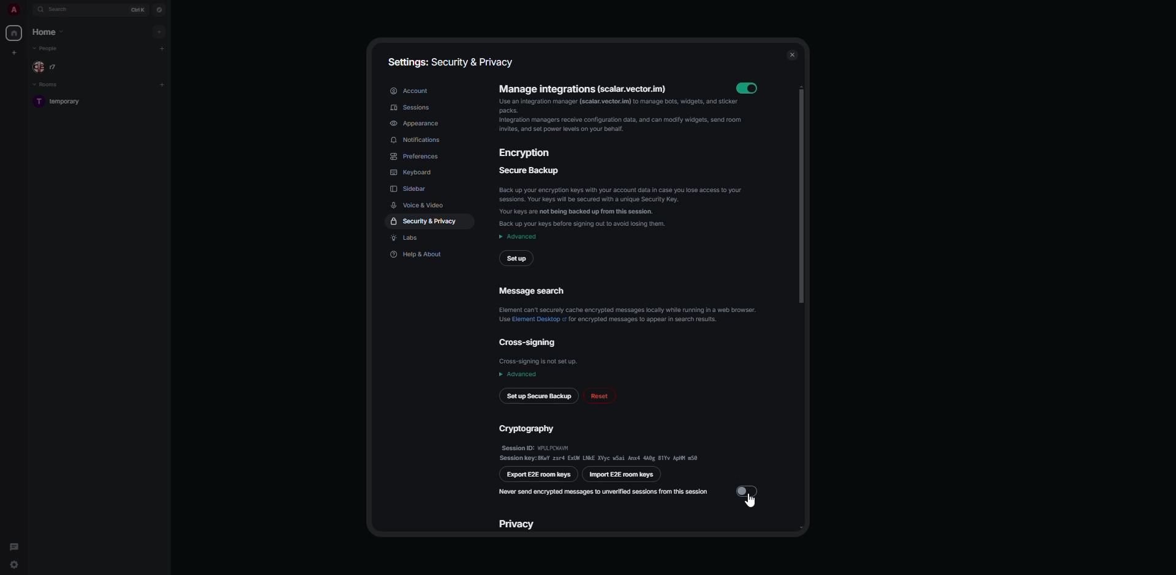  I want to click on cross-signing cross-signing is not set up, so click(540, 352).